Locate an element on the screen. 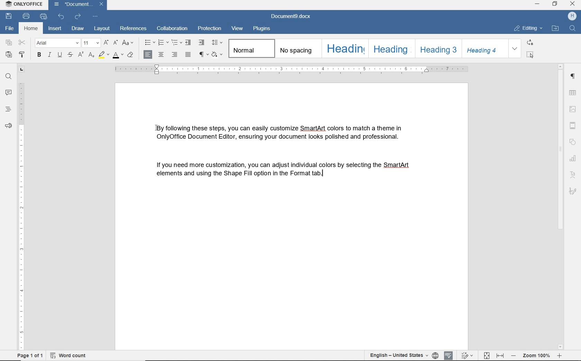  document name is located at coordinates (291, 15).